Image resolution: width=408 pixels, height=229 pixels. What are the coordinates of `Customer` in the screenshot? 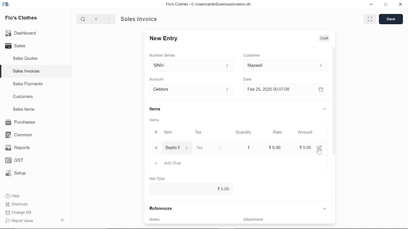 It's located at (252, 55).